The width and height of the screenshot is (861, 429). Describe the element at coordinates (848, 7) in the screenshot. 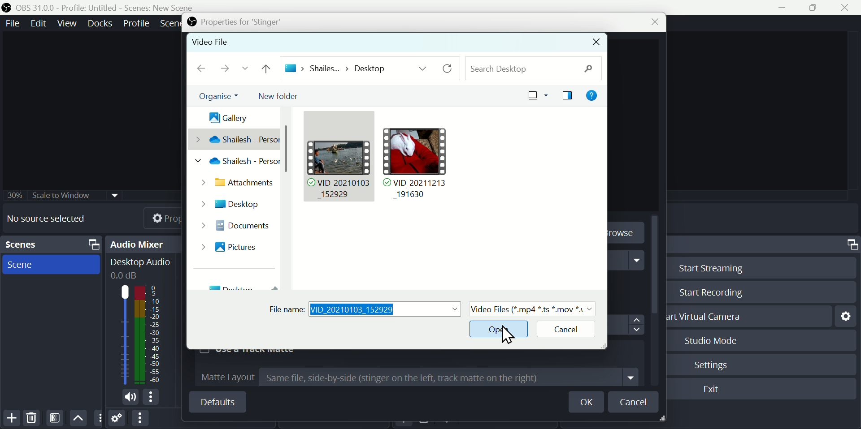

I see `Close` at that location.